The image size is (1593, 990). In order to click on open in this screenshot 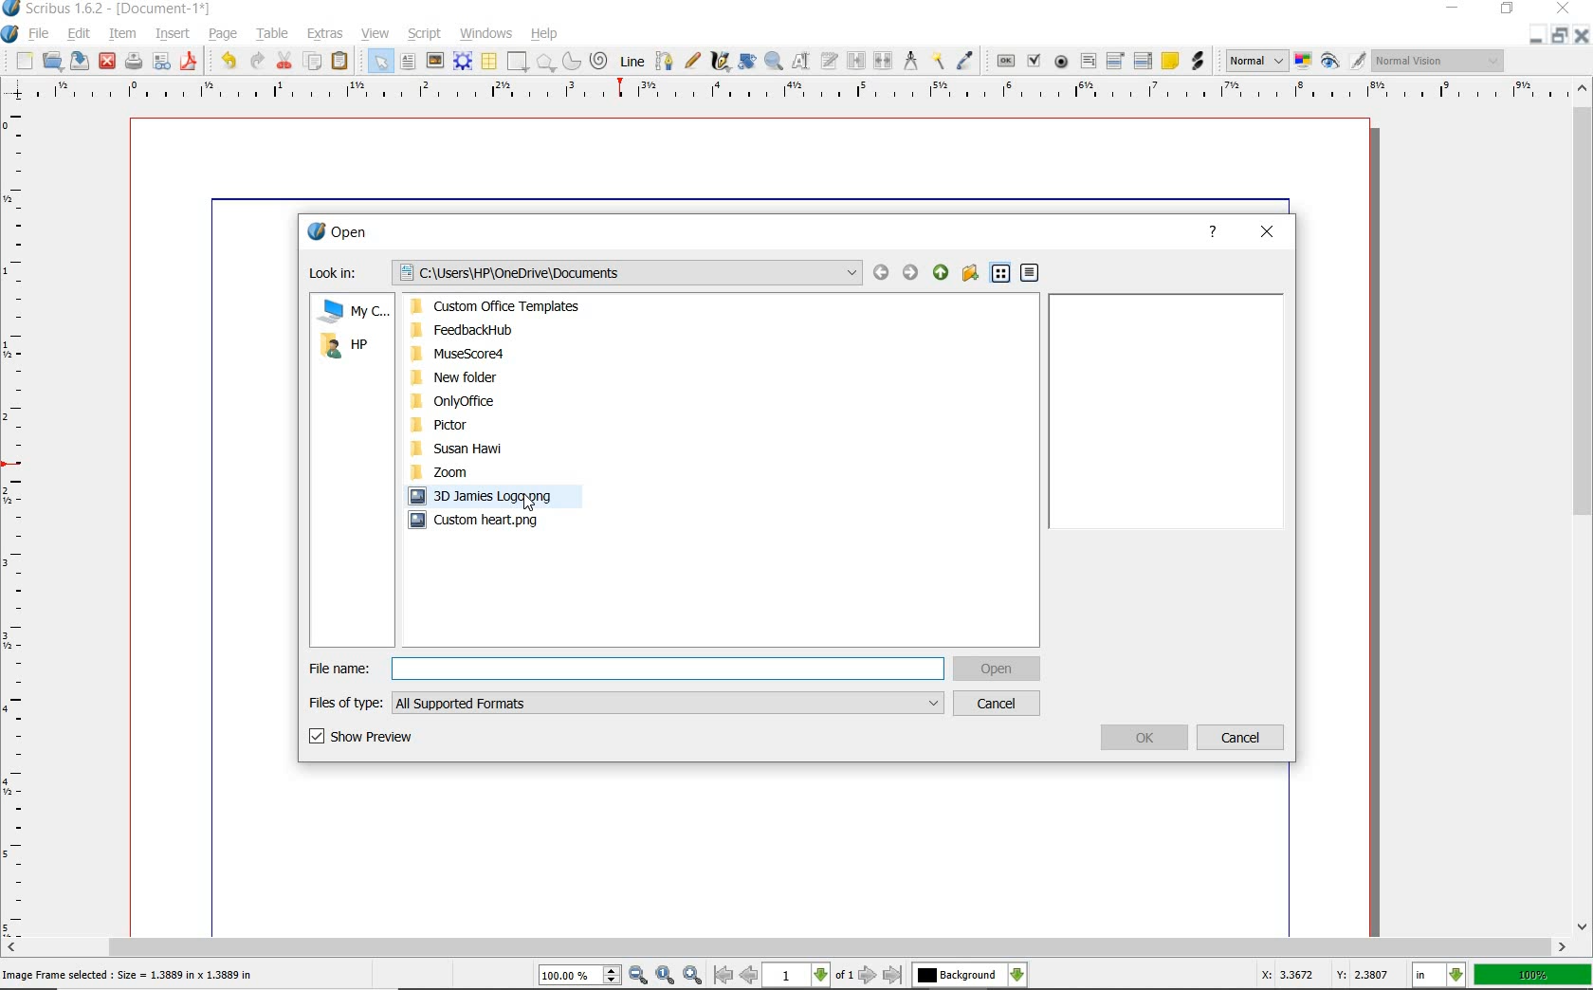, I will do `click(51, 60)`.